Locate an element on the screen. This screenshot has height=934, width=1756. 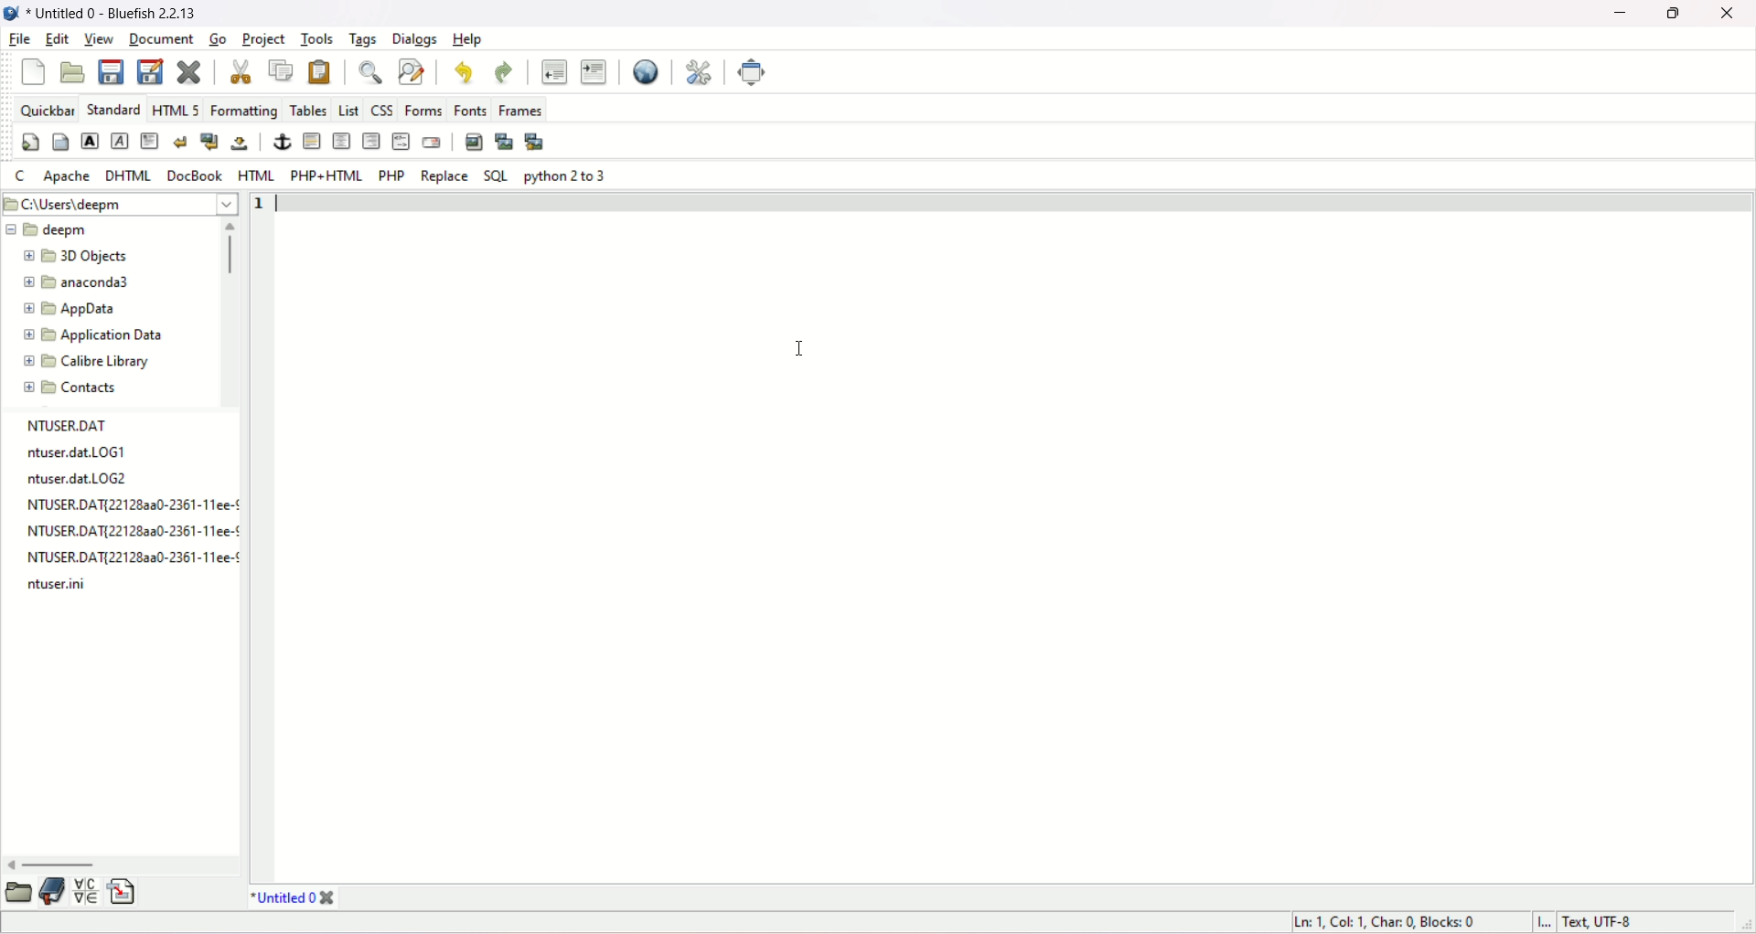
document name is located at coordinates (131, 11).